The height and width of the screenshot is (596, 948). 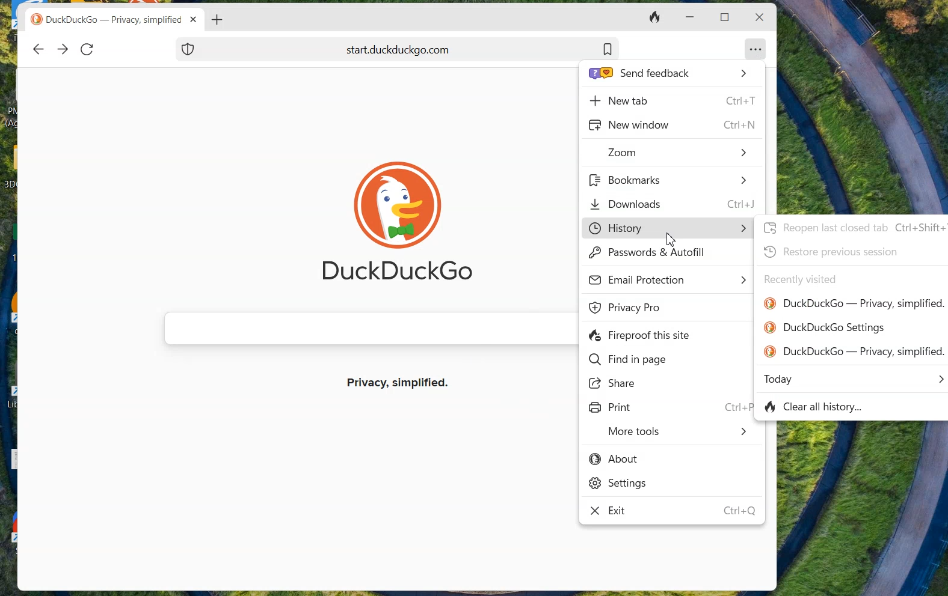 I want to click on DuckDuckGo — Privacy, simplified, so click(x=116, y=21).